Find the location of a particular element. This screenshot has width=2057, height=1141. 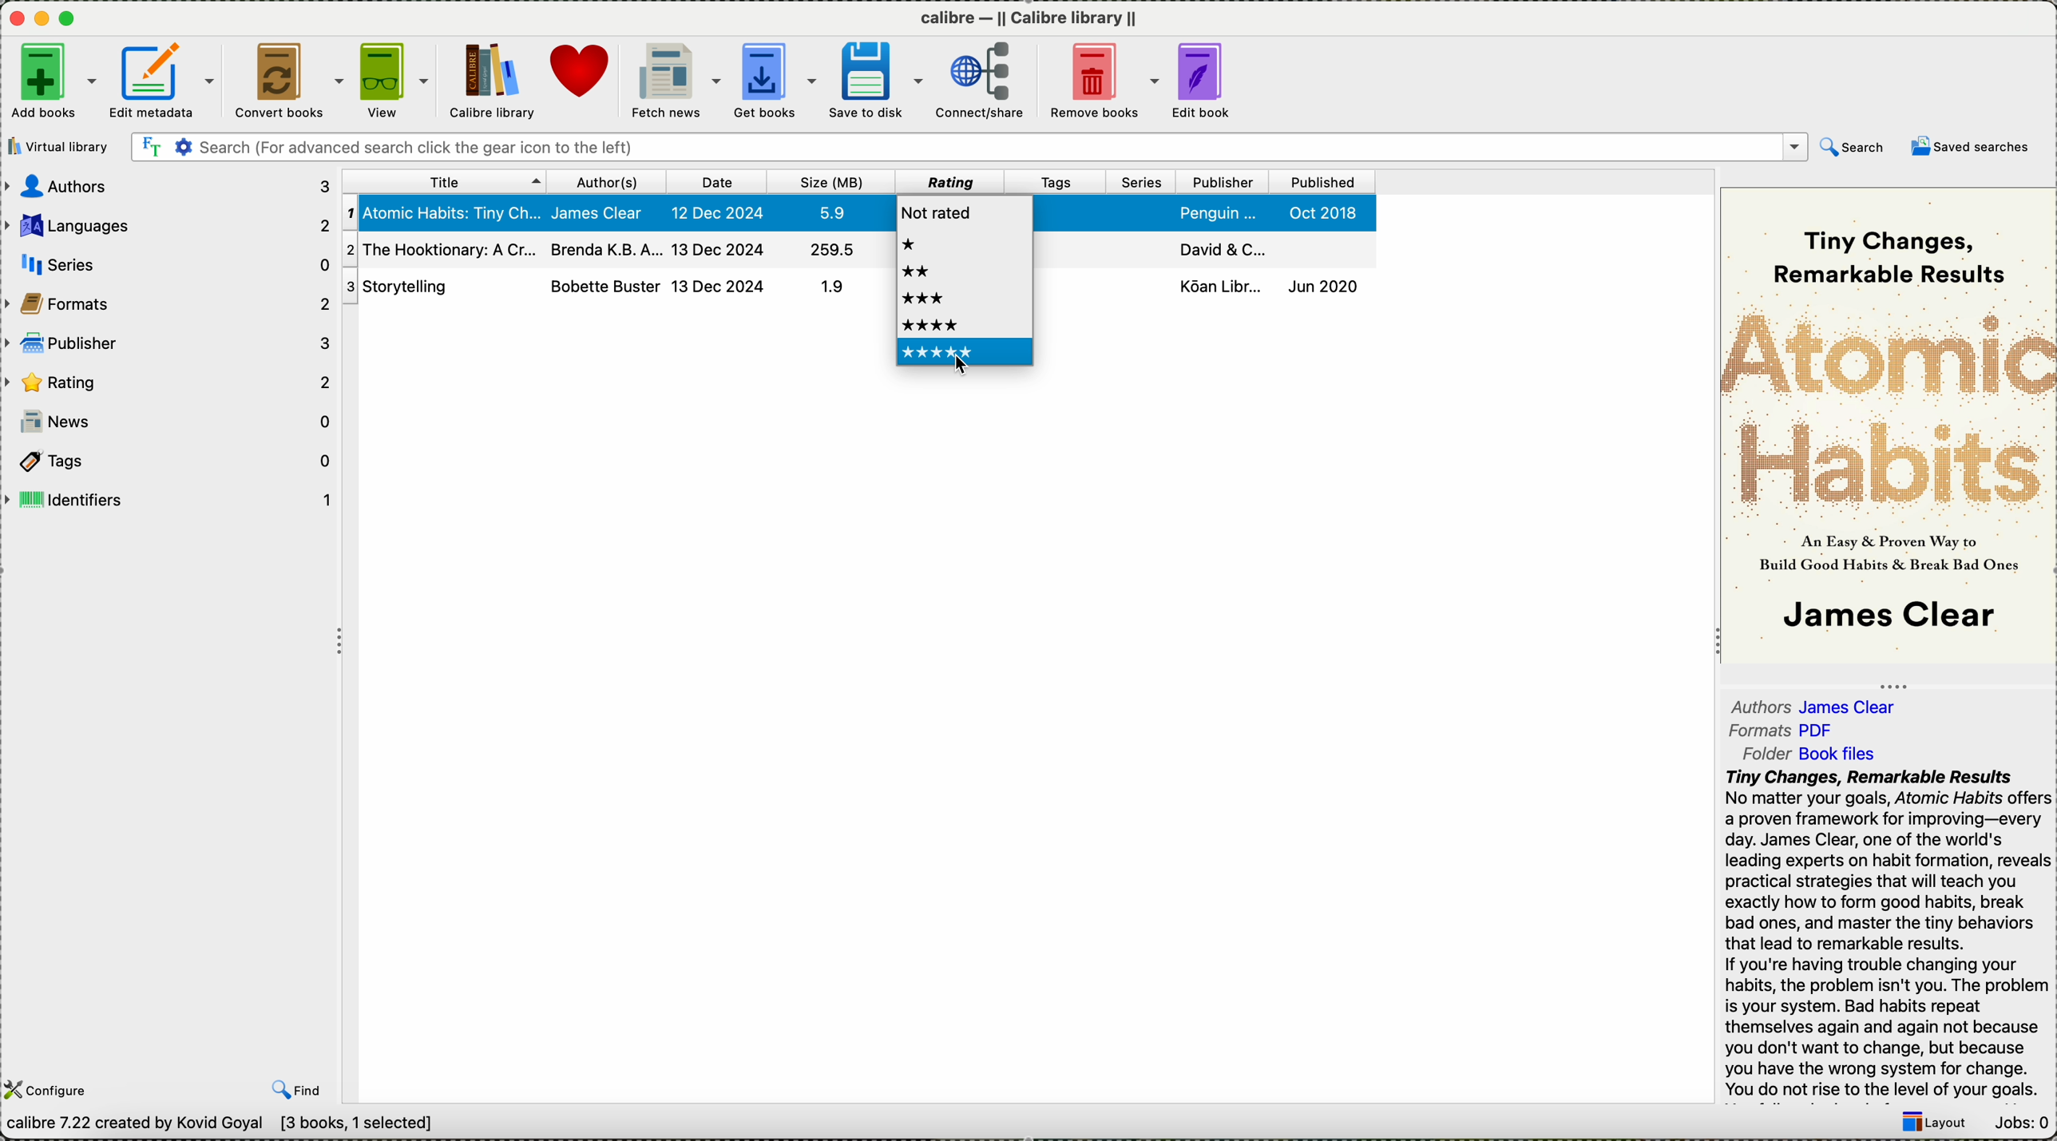

Authors is located at coordinates (1761, 705).